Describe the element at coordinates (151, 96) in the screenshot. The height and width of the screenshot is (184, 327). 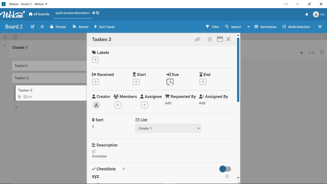
I see `Assignee` at that location.